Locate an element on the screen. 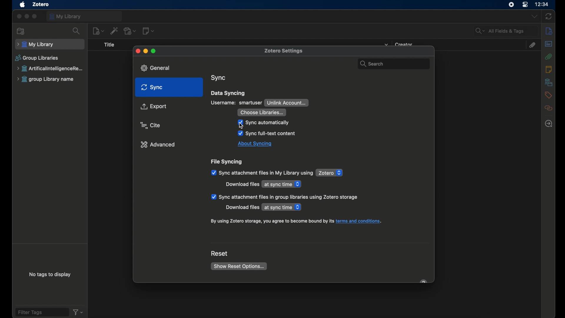 The width and height of the screenshot is (565, 318). cite is located at coordinates (151, 125).